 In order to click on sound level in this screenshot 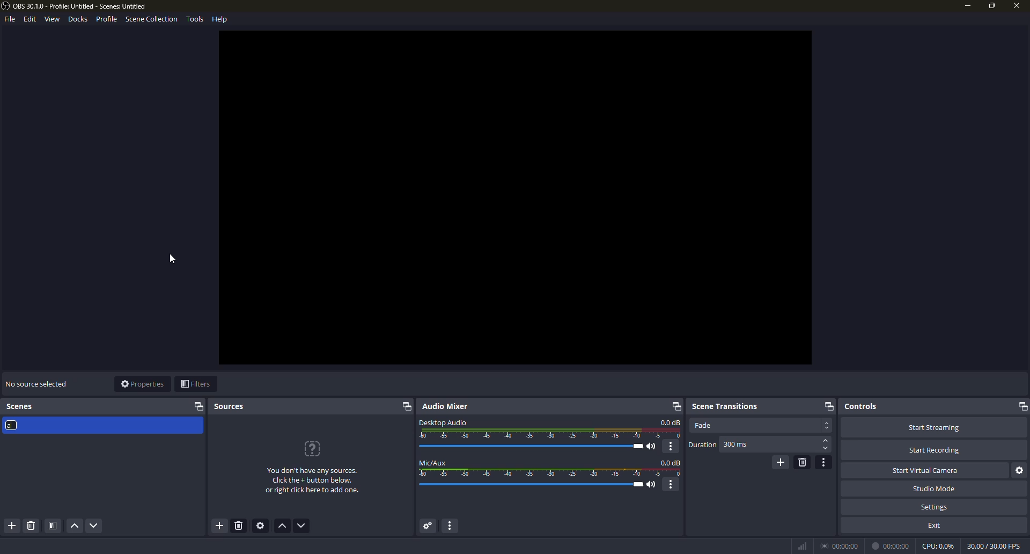, I will do `click(534, 485)`.